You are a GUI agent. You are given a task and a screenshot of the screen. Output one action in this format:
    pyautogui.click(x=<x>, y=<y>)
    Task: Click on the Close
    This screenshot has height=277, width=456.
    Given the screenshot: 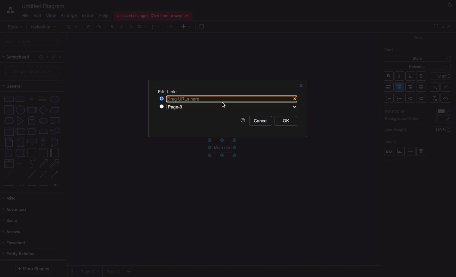 What is the action you would take?
    pyautogui.click(x=294, y=99)
    